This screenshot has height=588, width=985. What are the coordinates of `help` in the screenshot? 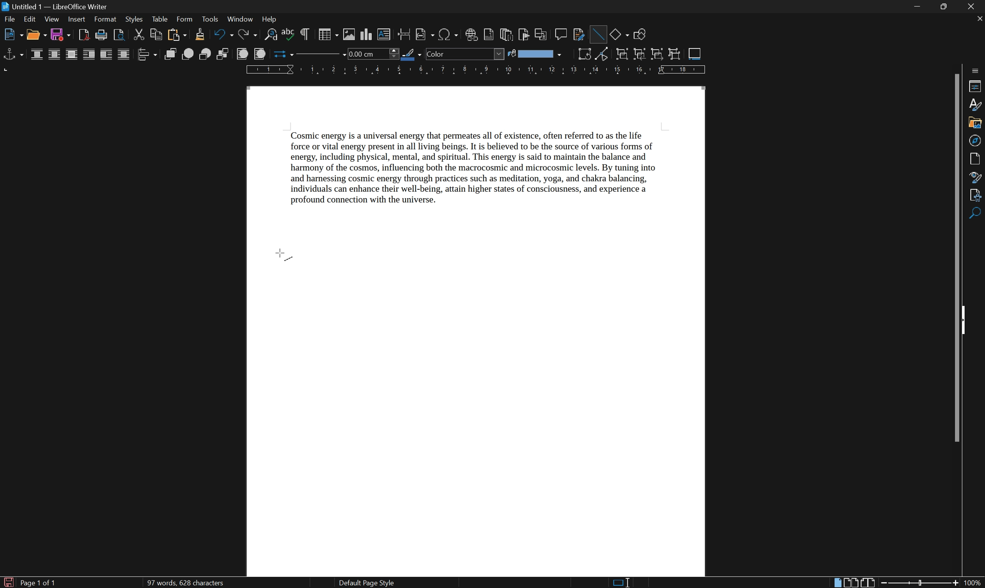 It's located at (272, 19).